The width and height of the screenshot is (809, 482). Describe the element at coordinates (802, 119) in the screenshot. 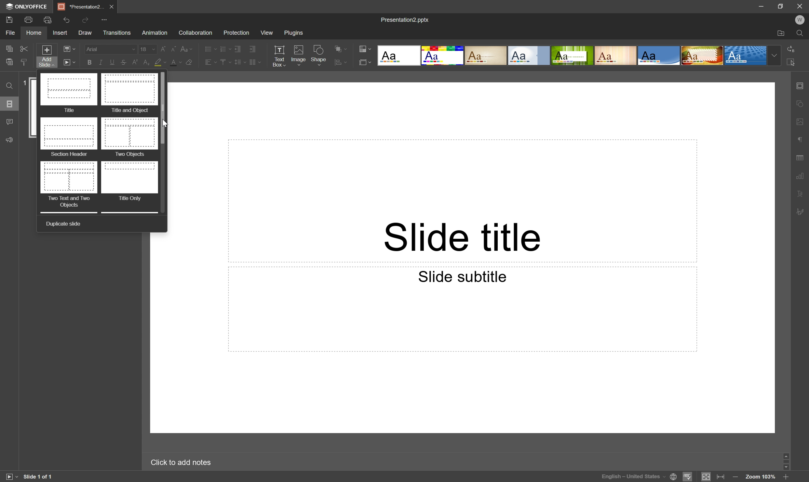

I see `Image settings` at that location.